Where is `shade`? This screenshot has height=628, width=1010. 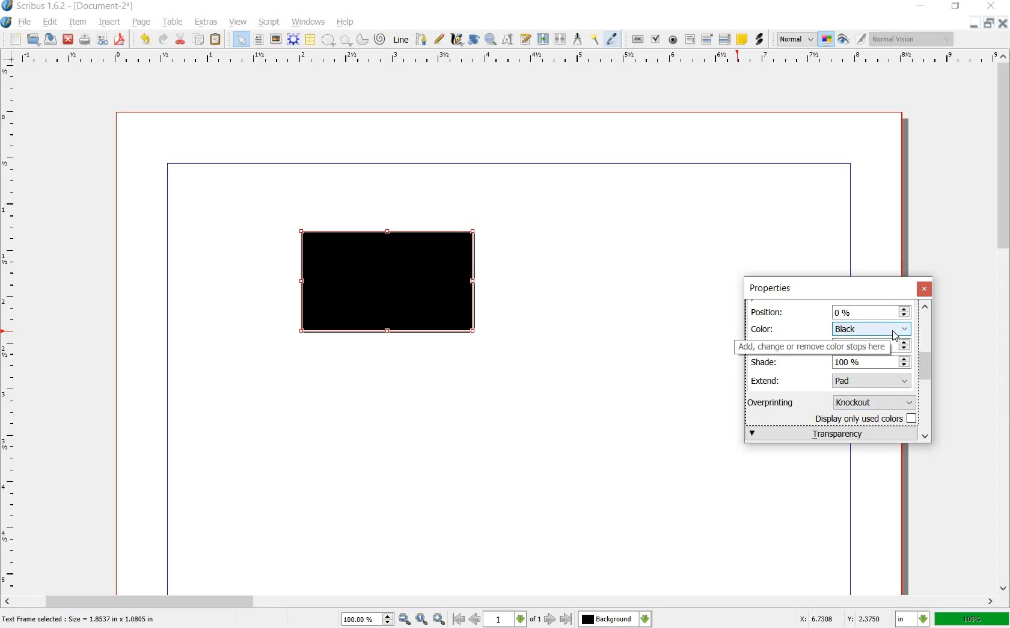
shade is located at coordinates (769, 362).